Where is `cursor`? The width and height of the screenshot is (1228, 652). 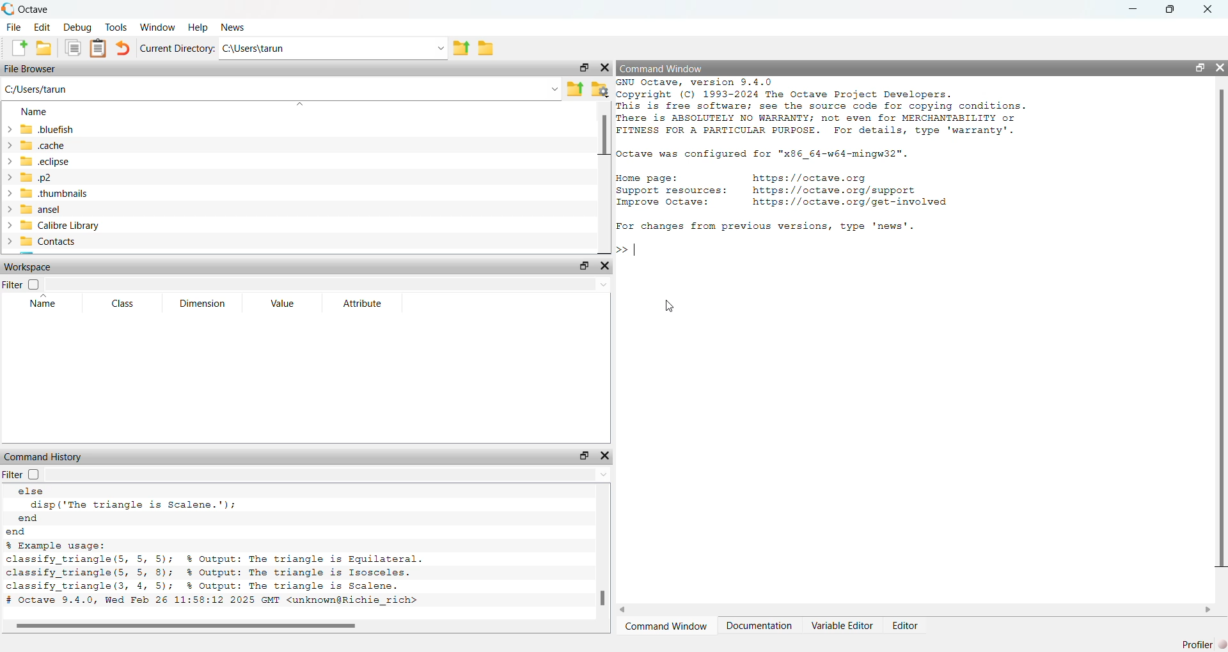 cursor is located at coordinates (667, 306).